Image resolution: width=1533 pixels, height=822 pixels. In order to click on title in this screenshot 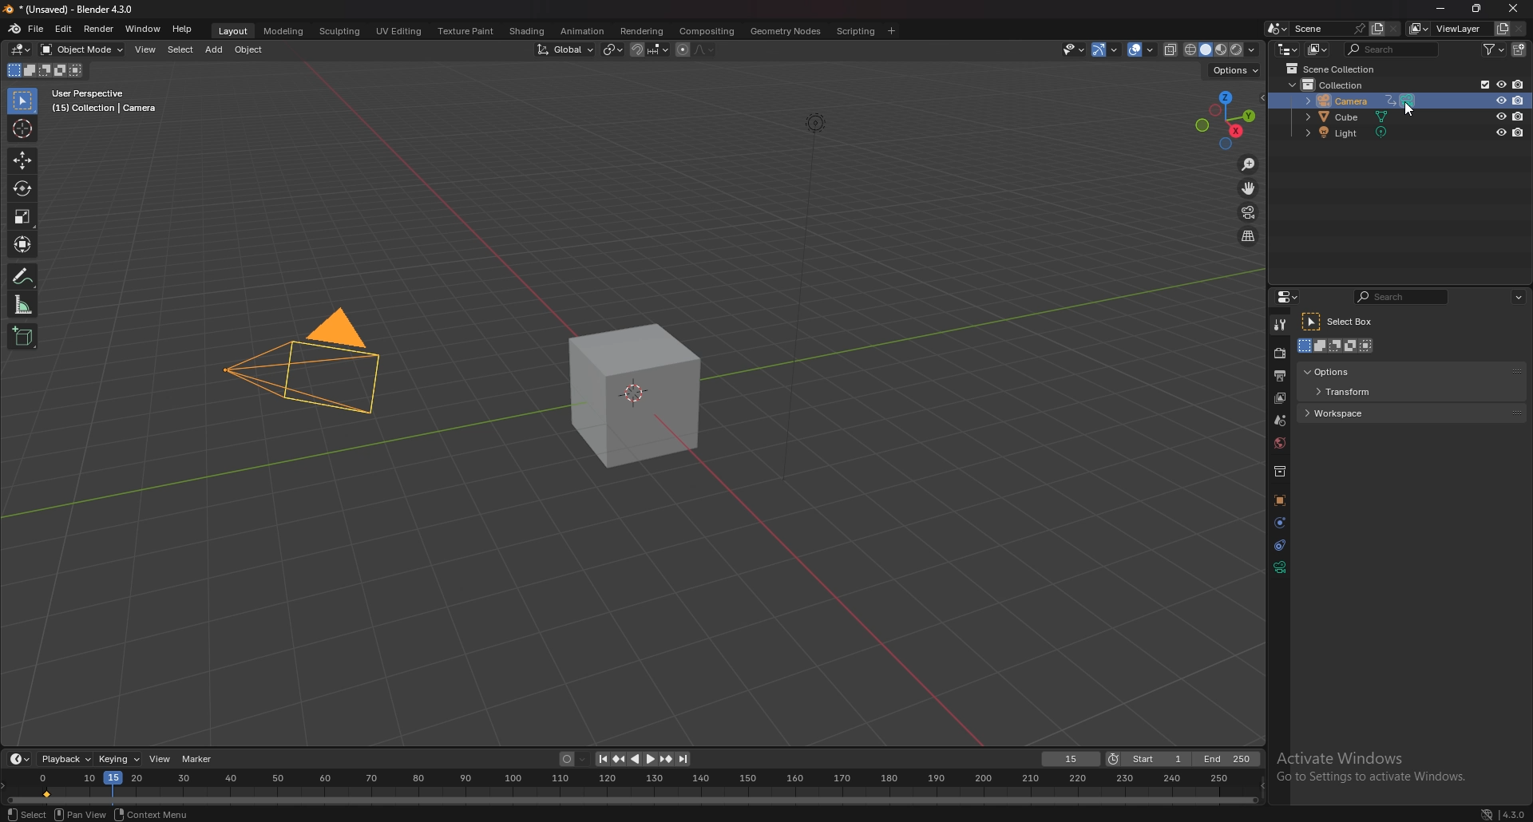, I will do `click(73, 9)`.